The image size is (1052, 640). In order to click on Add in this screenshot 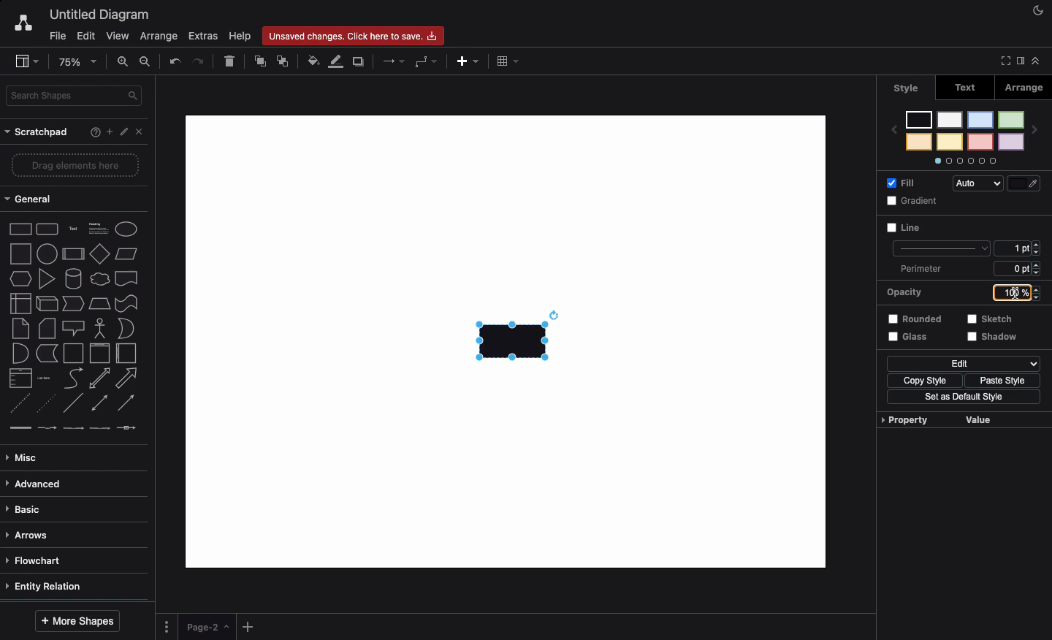, I will do `click(470, 62)`.